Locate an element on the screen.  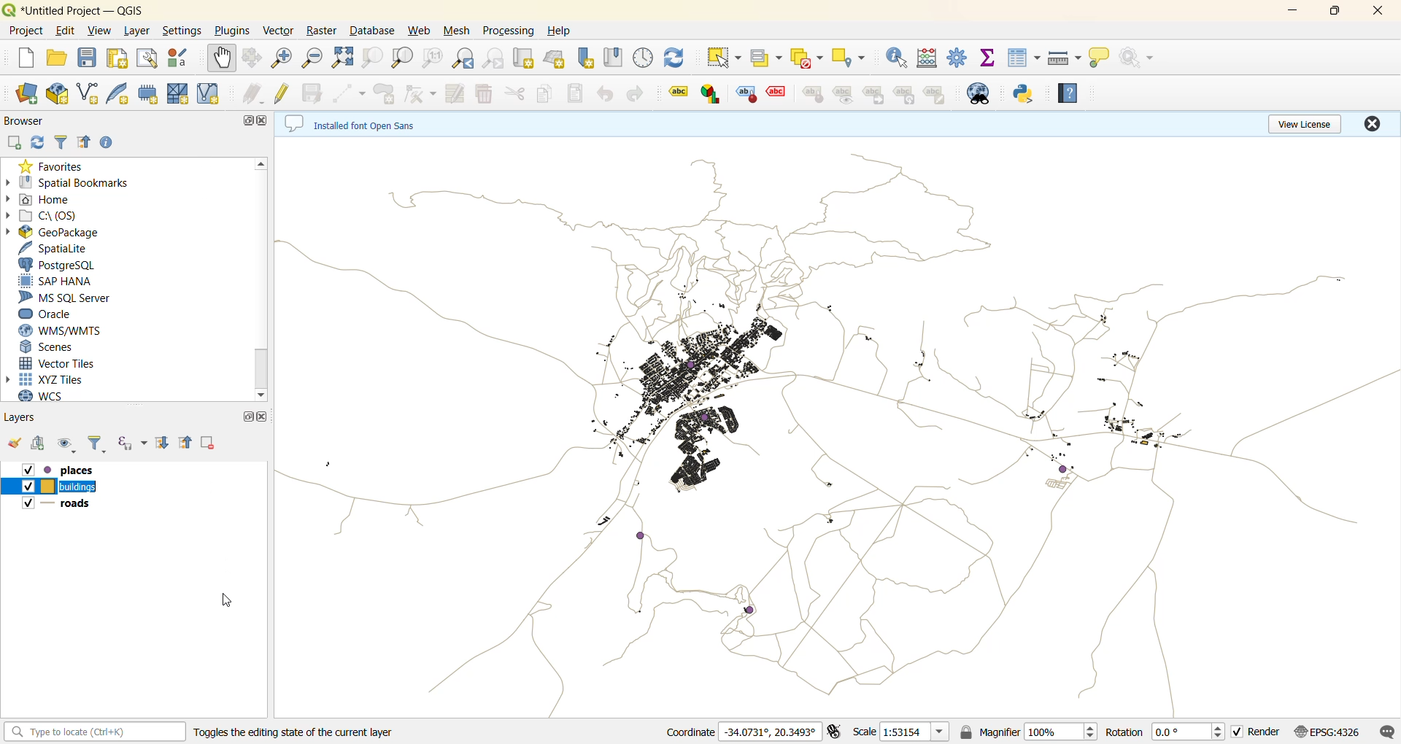
collapse all is located at coordinates (87, 142).